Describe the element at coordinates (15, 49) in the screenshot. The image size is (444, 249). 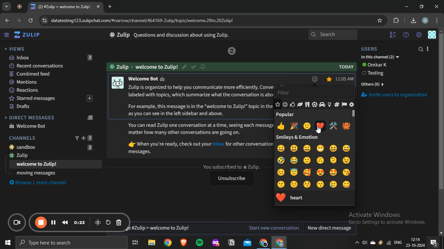
I see `views` at that location.